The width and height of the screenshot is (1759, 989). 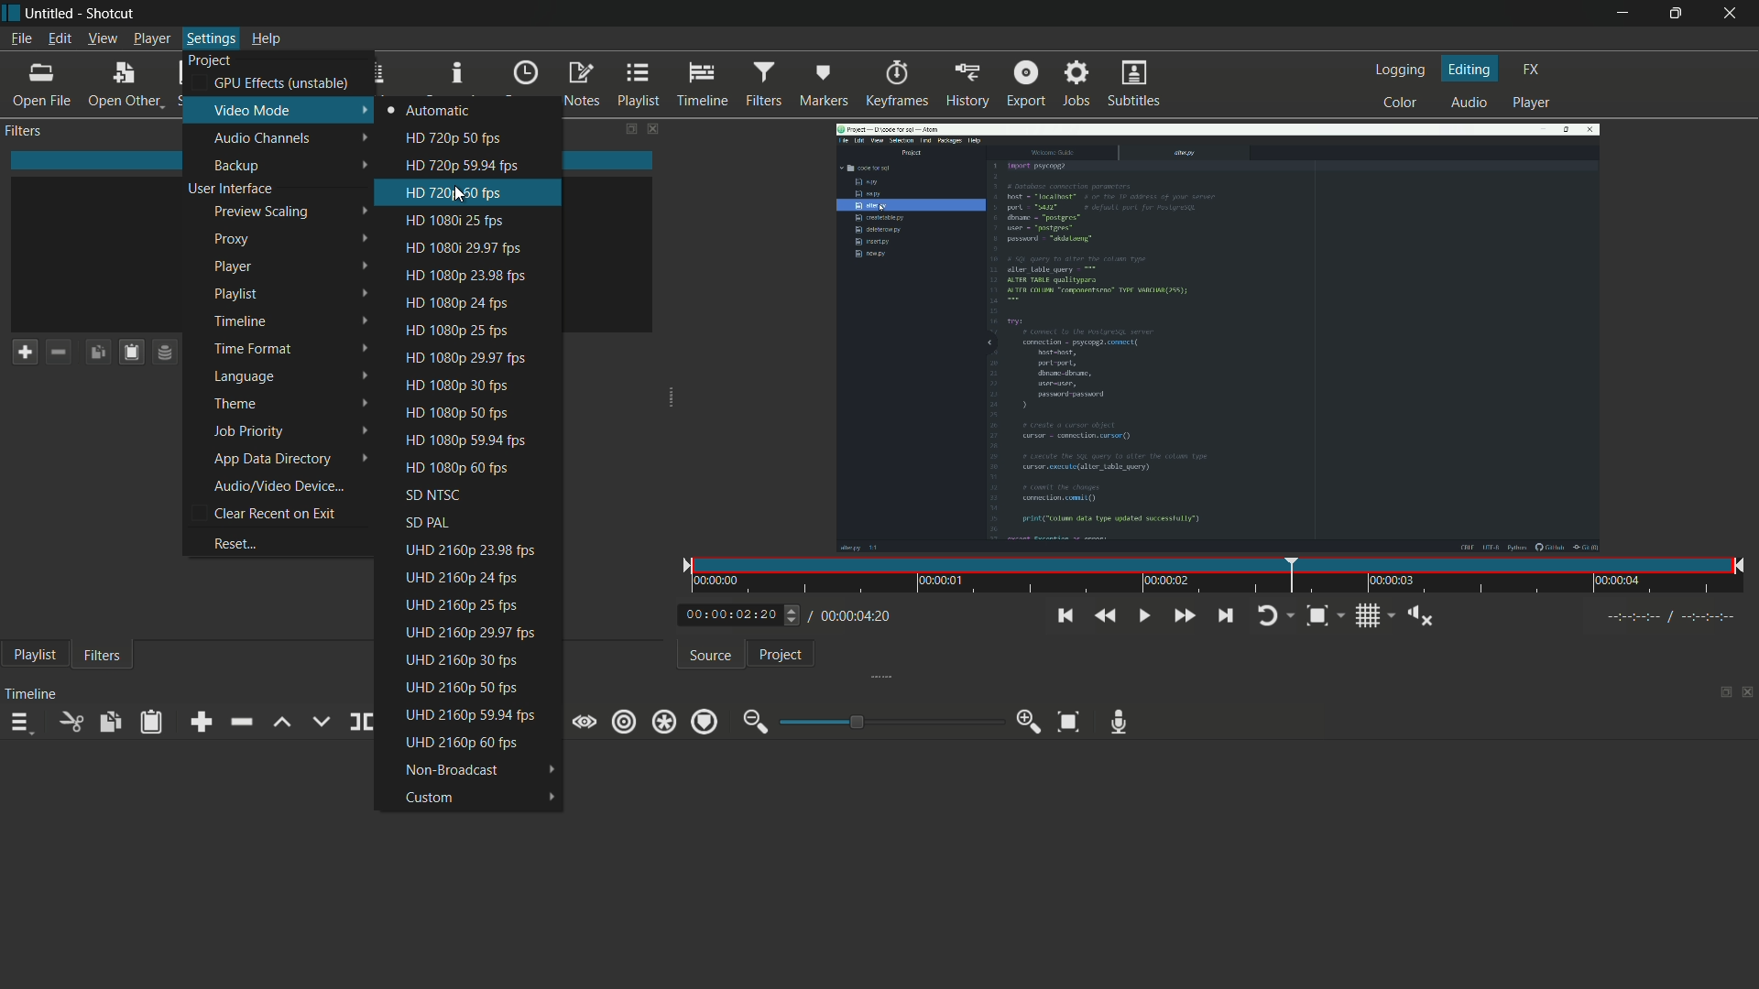 What do you see at coordinates (892, 721) in the screenshot?
I see `adjustment bar` at bounding box center [892, 721].